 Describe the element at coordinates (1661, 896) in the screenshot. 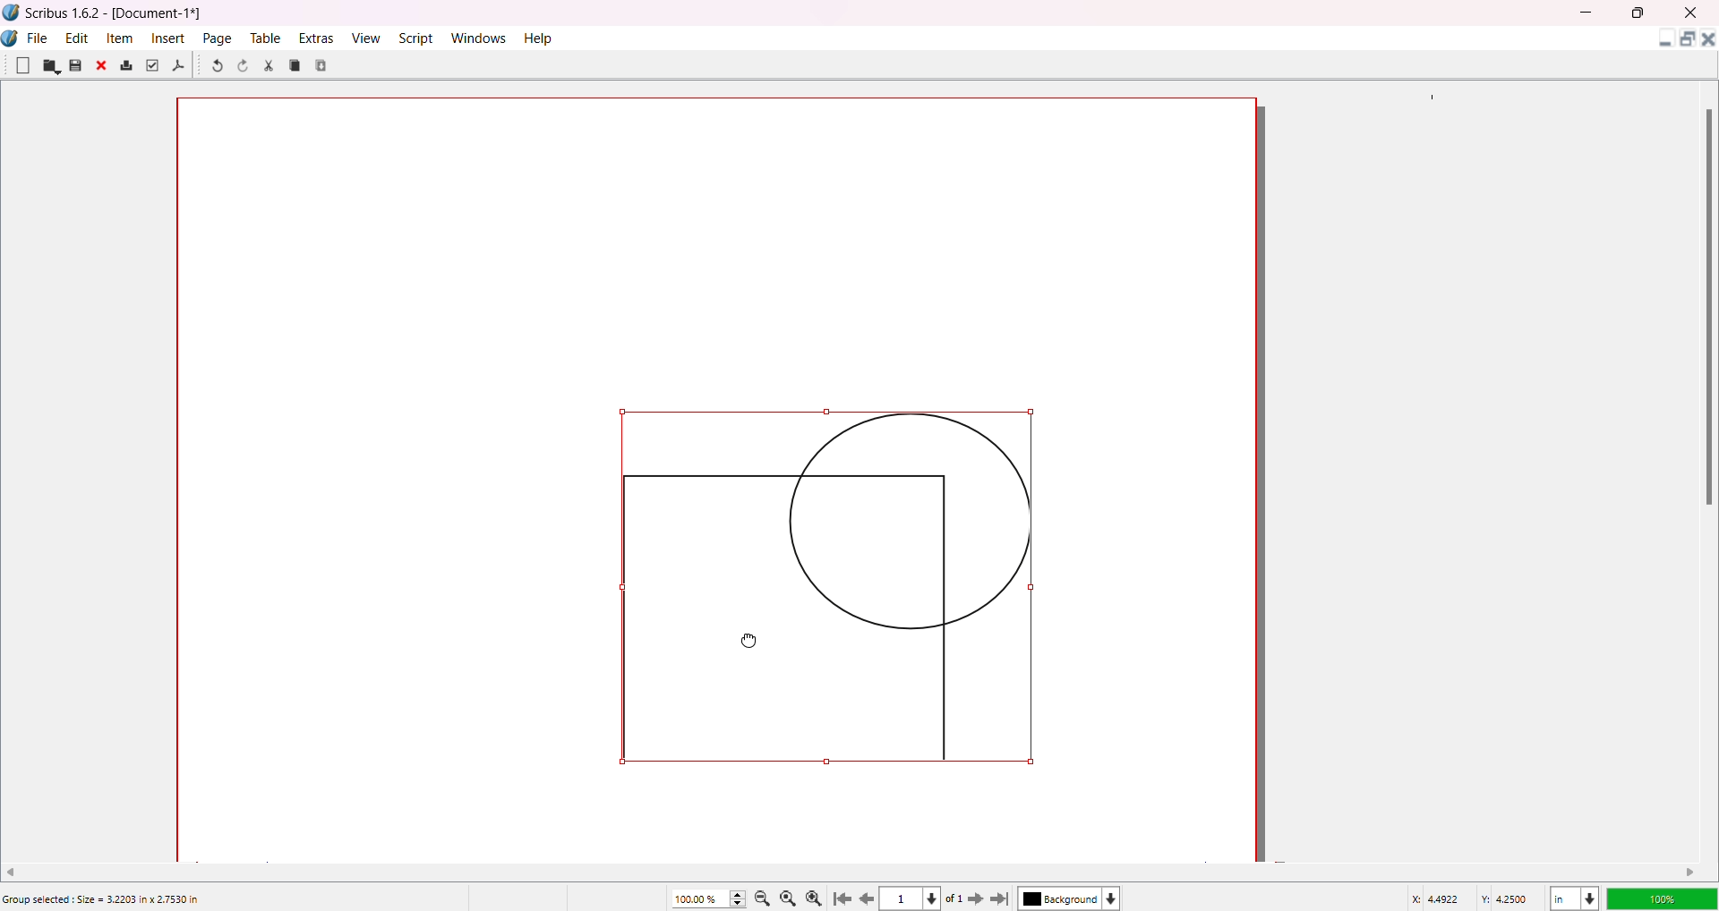

I see `Opacity` at that location.